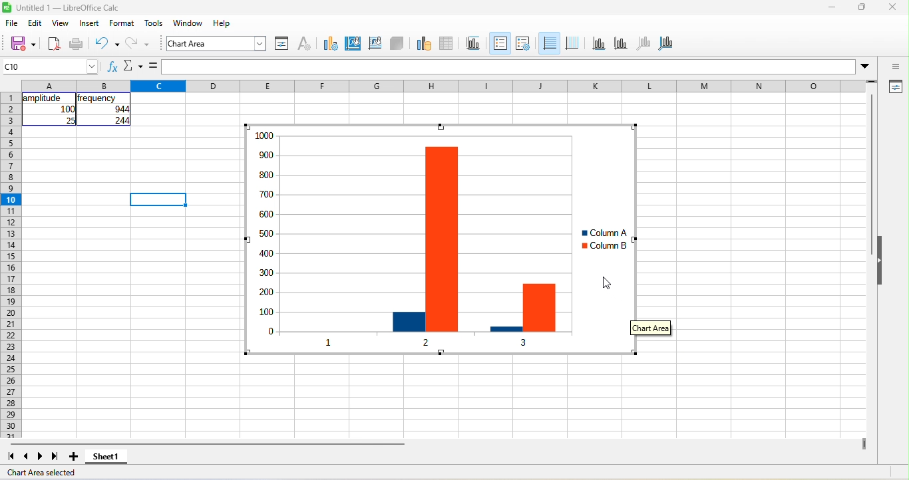 This screenshot has width=909, height=480. Describe the element at coordinates (572, 44) in the screenshot. I see `vertical grids` at that location.